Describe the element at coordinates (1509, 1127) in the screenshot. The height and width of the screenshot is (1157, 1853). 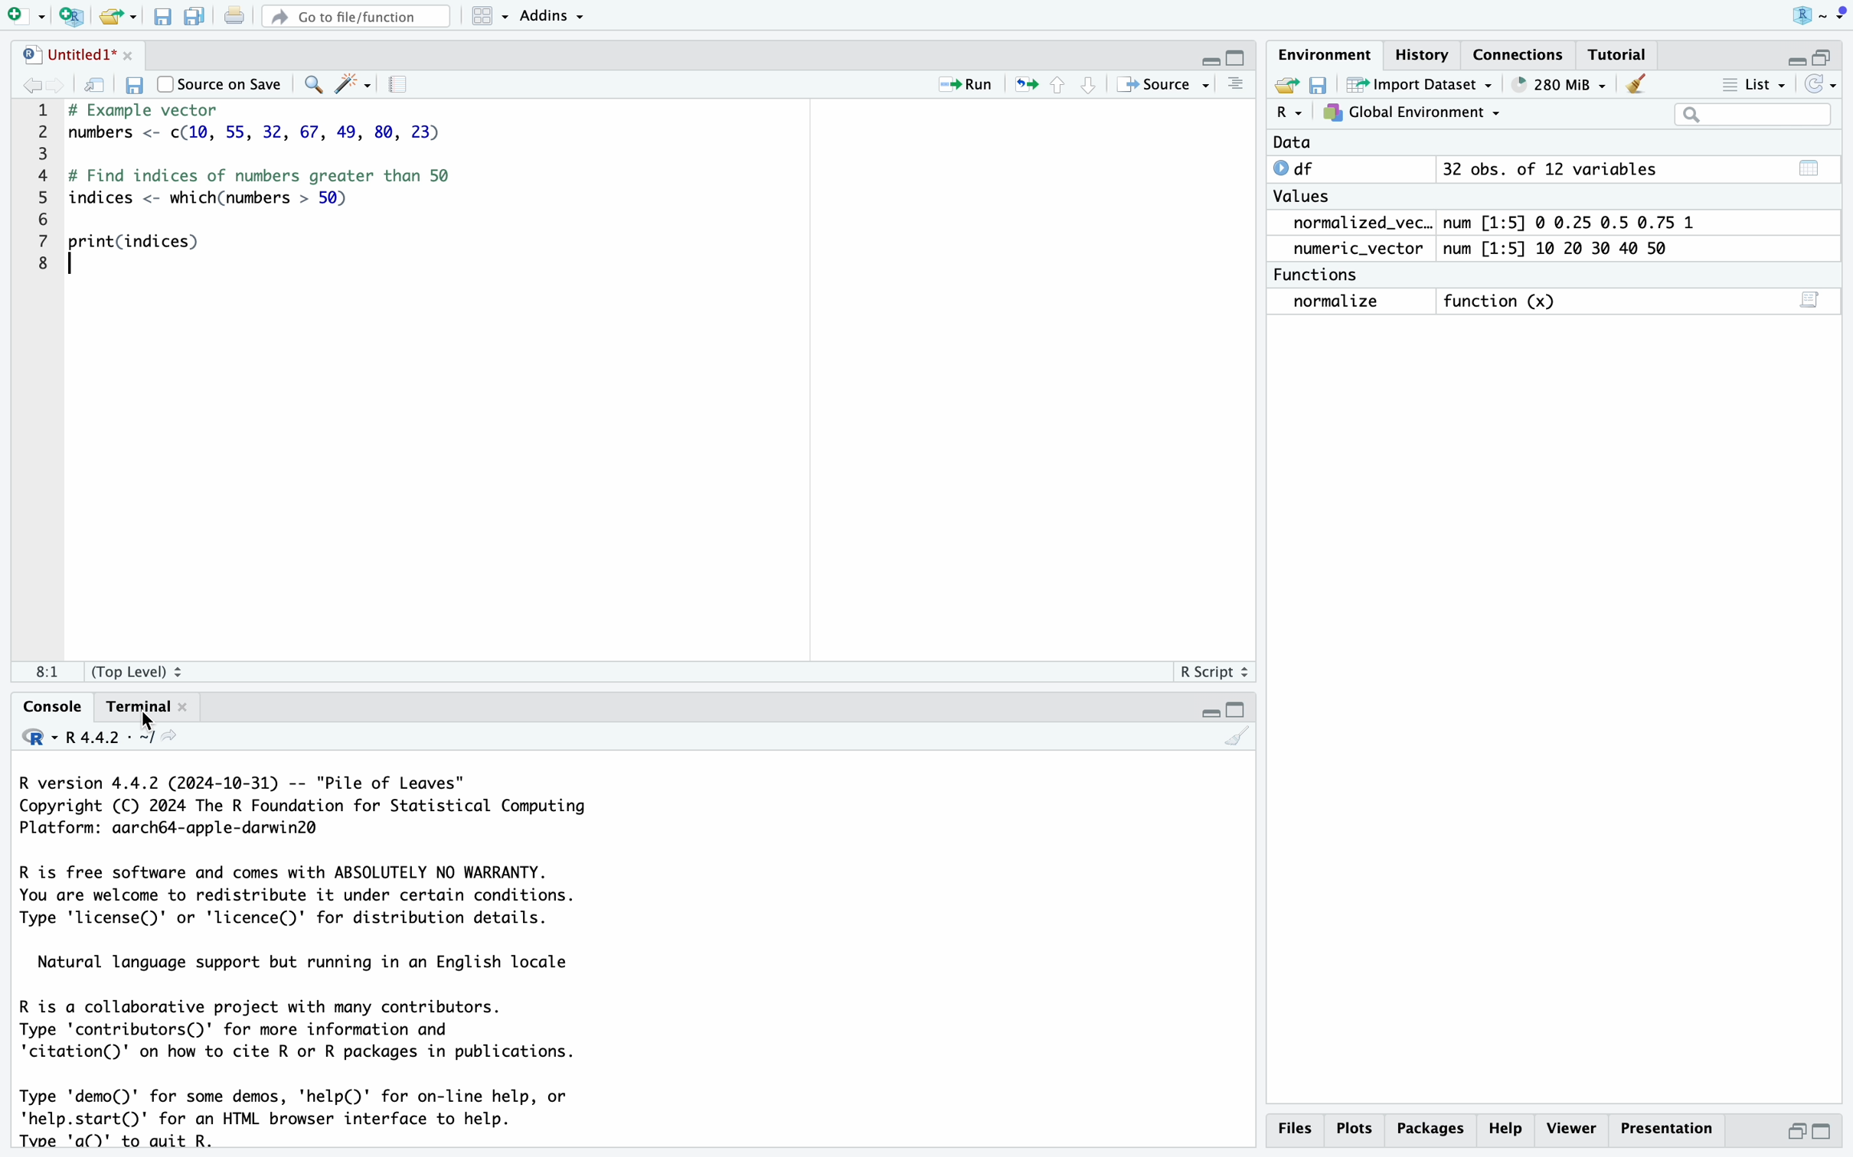
I see `help` at that location.